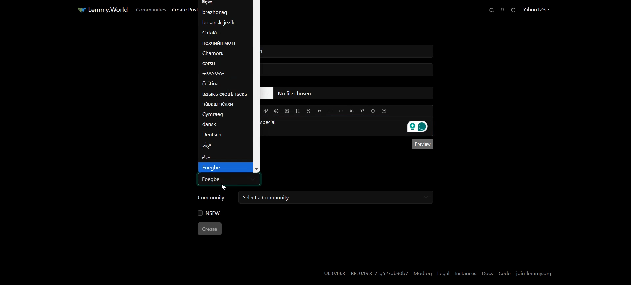 The height and width of the screenshot is (285, 631). What do you see at coordinates (423, 144) in the screenshot?
I see `Preview` at bounding box center [423, 144].